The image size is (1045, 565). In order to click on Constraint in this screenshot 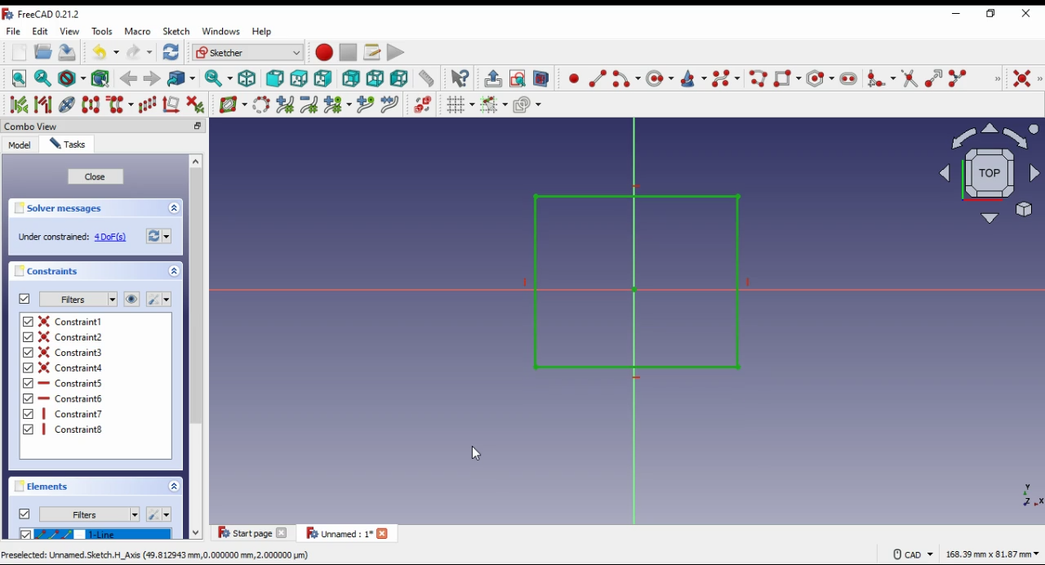, I will do `click(74, 429)`.